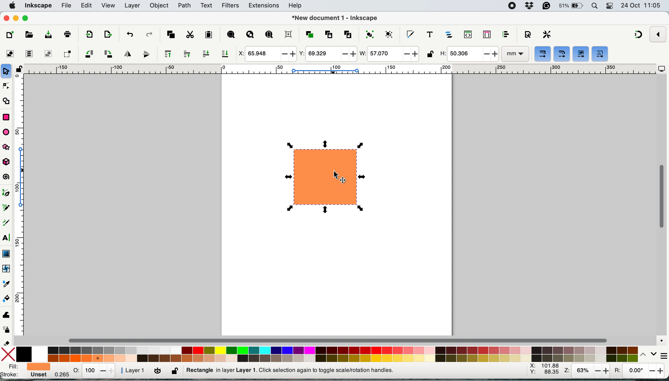 This screenshot has width=669, height=381. Describe the element at coordinates (390, 34) in the screenshot. I see `ungroup` at that location.